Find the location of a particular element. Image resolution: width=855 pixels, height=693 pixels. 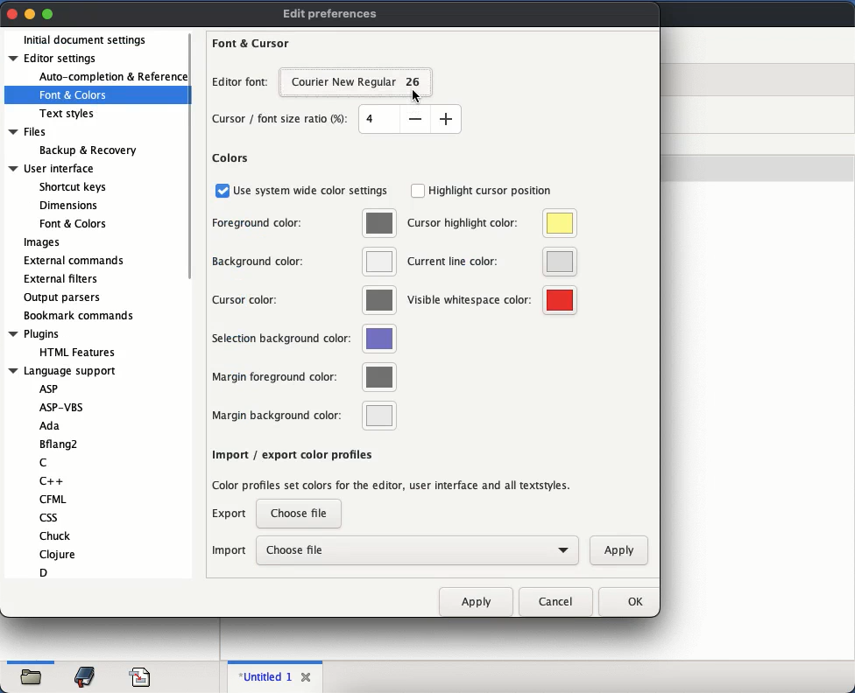

edit preferences is located at coordinates (331, 14).